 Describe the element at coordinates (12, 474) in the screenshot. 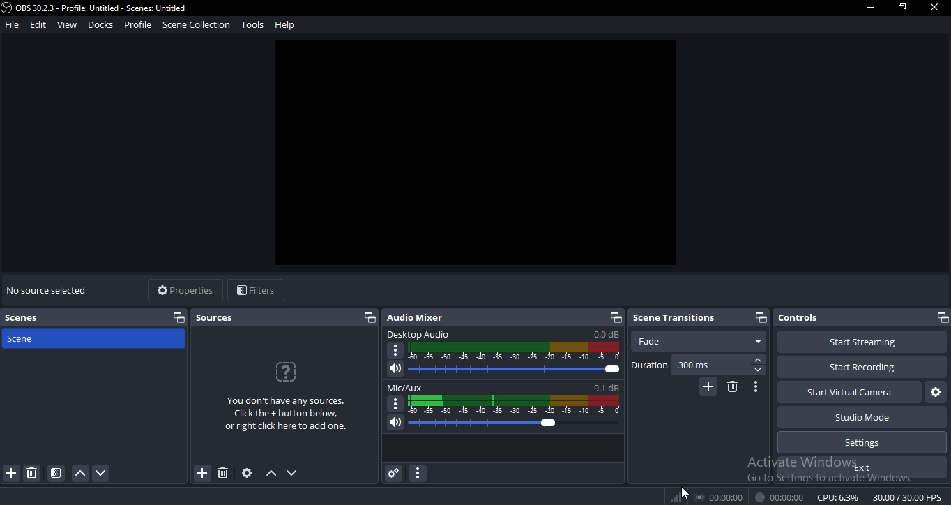

I see `add scene` at that location.